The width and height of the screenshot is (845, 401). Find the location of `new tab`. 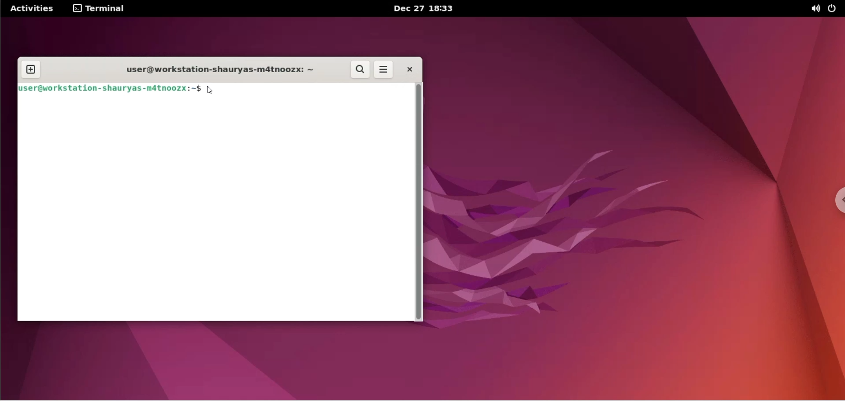

new tab is located at coordinates (30, 69).